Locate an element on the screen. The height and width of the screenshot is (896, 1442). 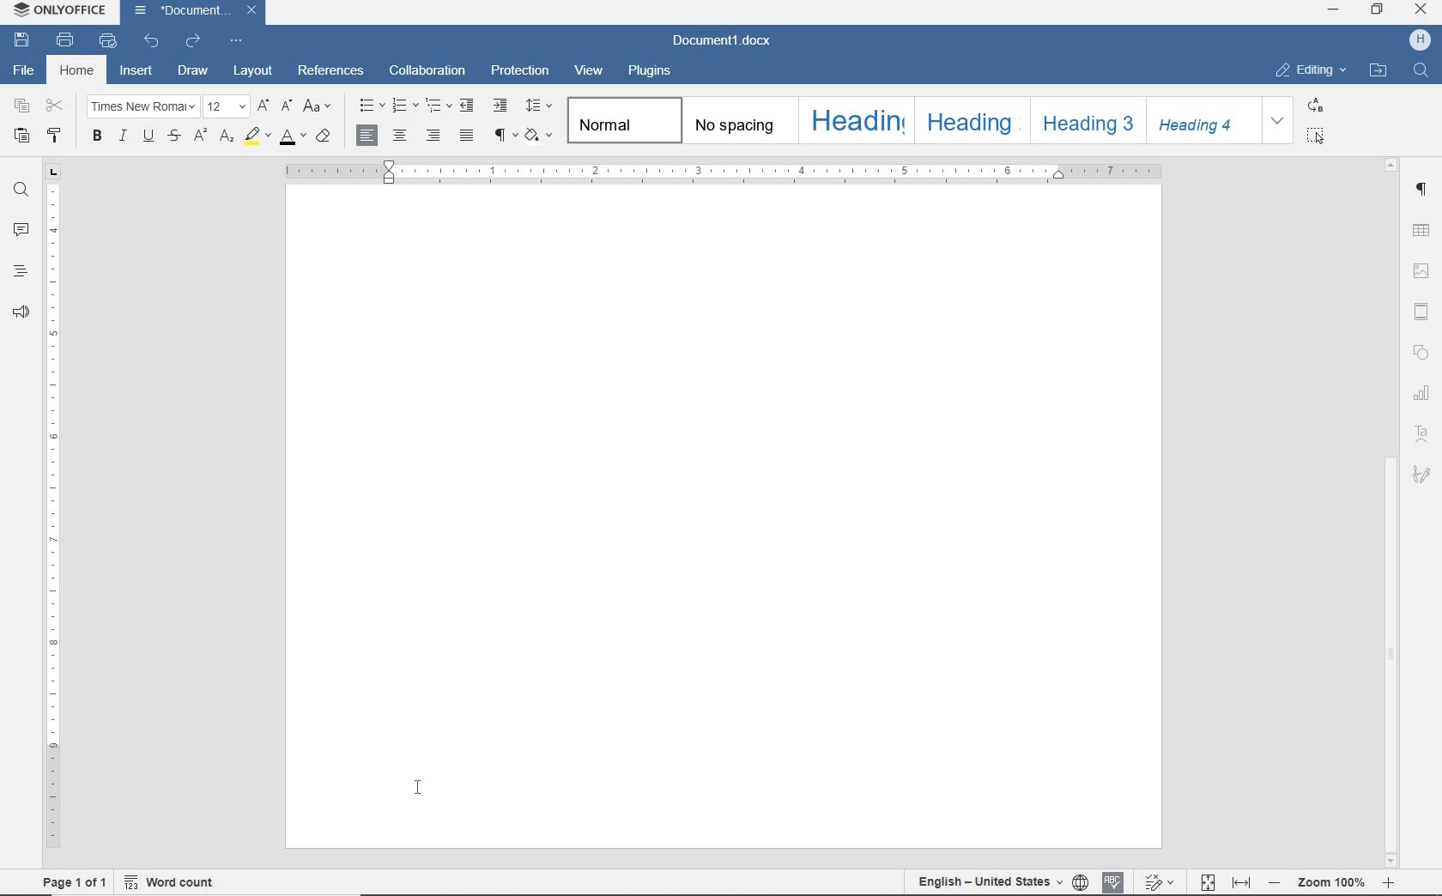
copy is located at coordinates (22, 106).